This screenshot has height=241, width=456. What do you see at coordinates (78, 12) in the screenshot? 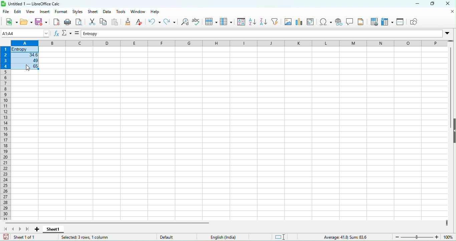
I see `styles` at bounding box center [78, 12].